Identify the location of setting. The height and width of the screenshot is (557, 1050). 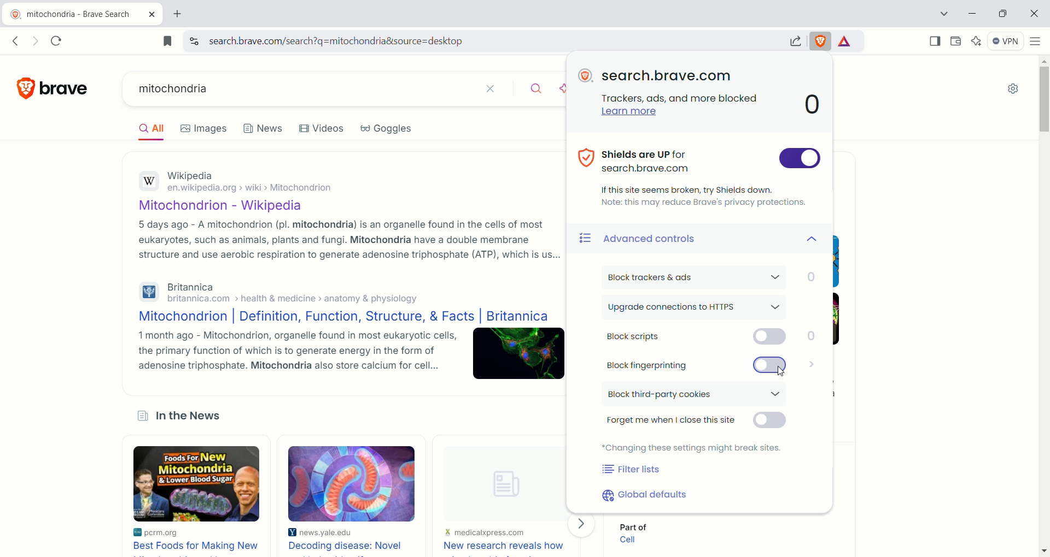
(1011, 91).